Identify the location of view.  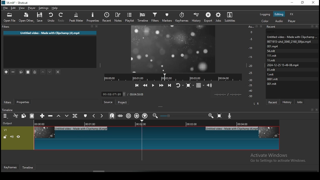
(22, 8).